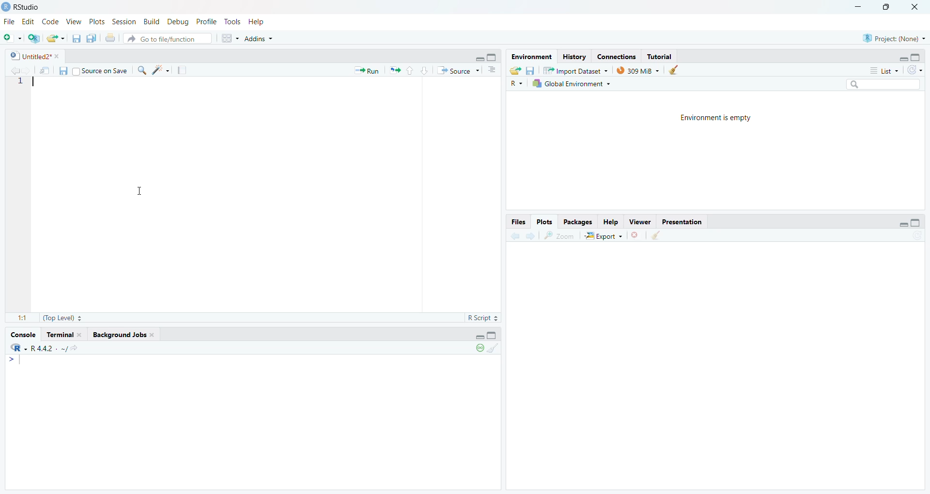  Describe the element at coordinates (16, 319) in the screenshot. I see `1:!` at that location.